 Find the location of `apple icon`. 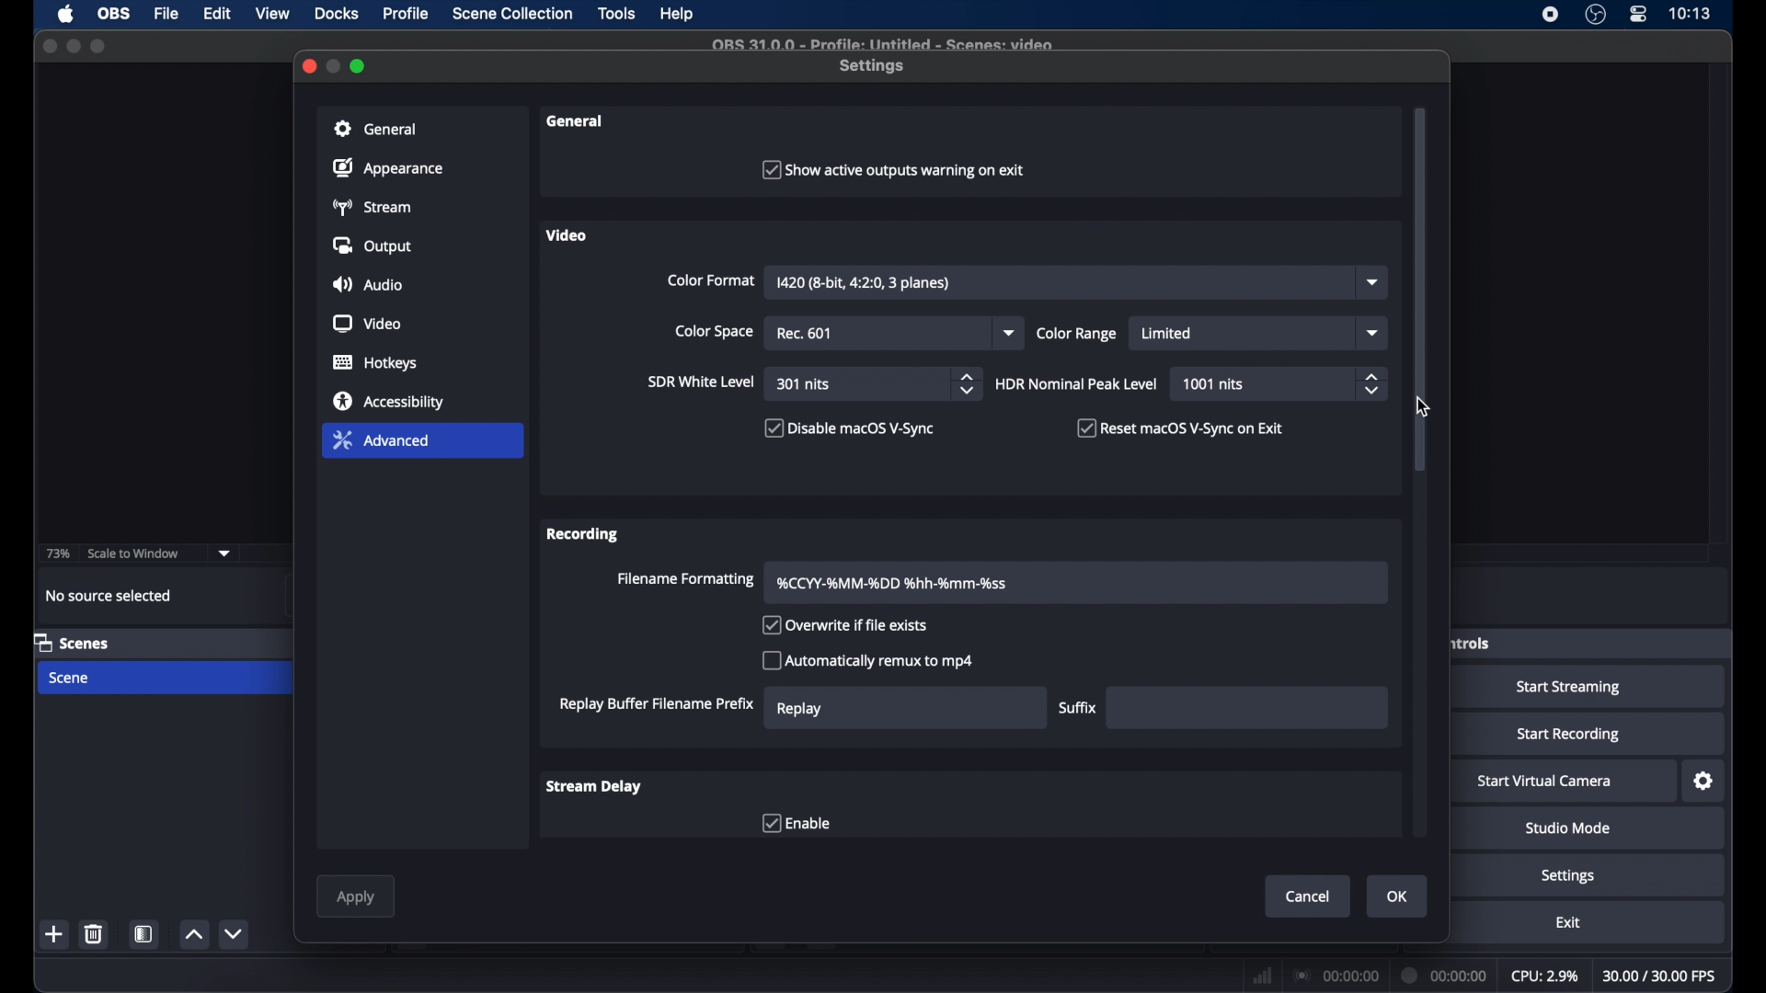

apple icon is located at coordinates (66, 15).